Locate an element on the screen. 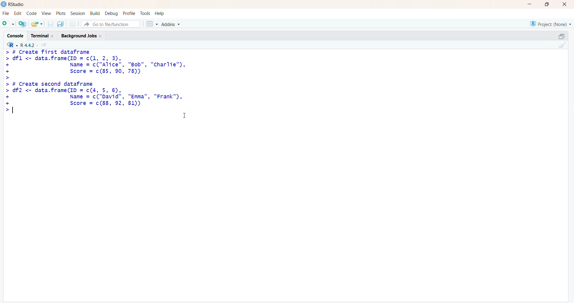 The image size is (574, 303). Tools is located at coordinates (145, 13).